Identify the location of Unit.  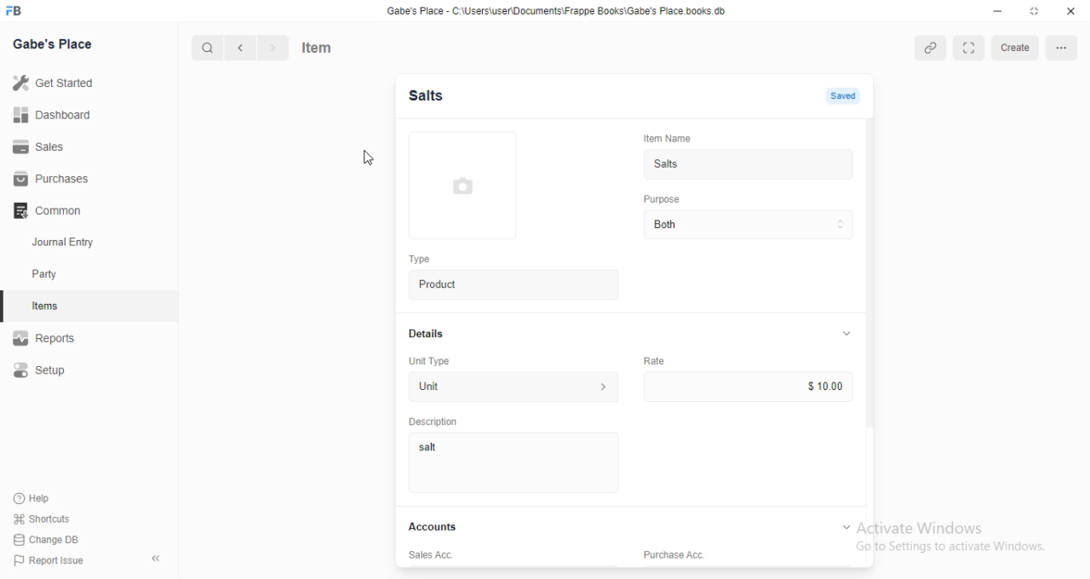
(432, 384).